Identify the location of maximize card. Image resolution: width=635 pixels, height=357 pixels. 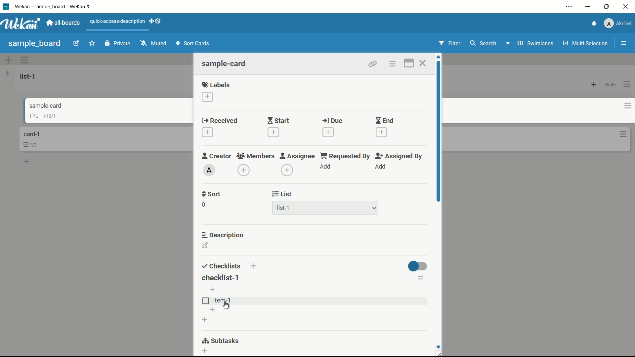
(409, 63).